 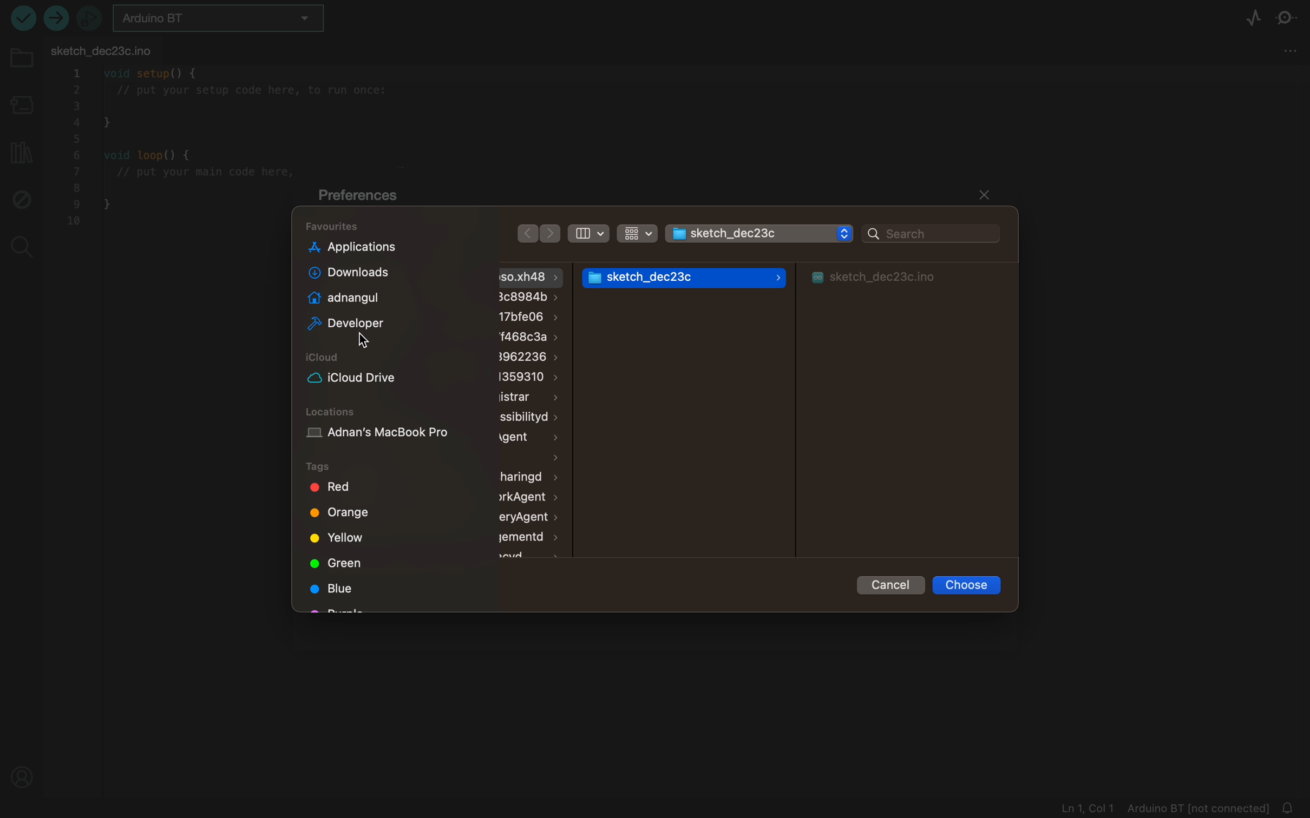 What do you see at coordinates (22, 247) in the screenshot?
I see `search` at bounding box center [22, 247].